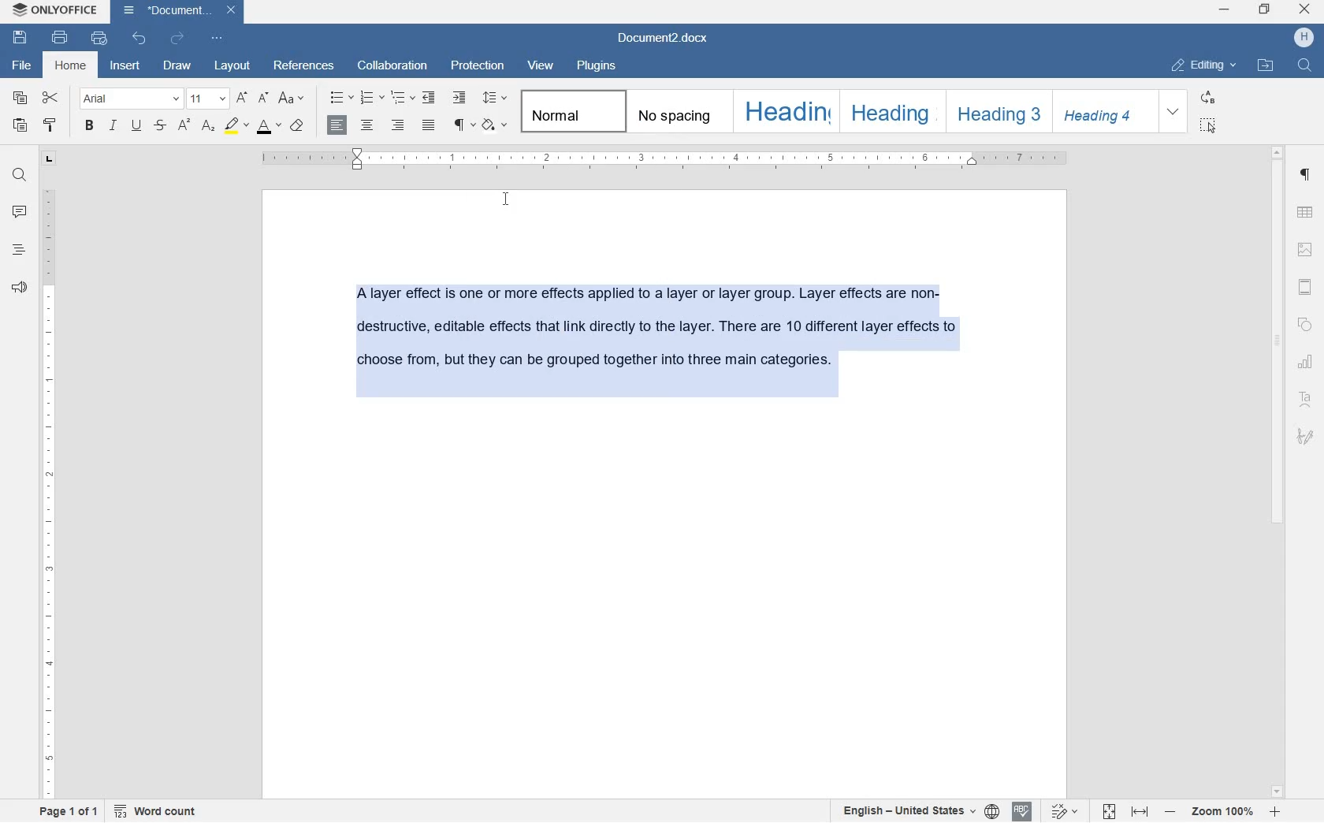  I want to click on copy style, so click(50, 126).